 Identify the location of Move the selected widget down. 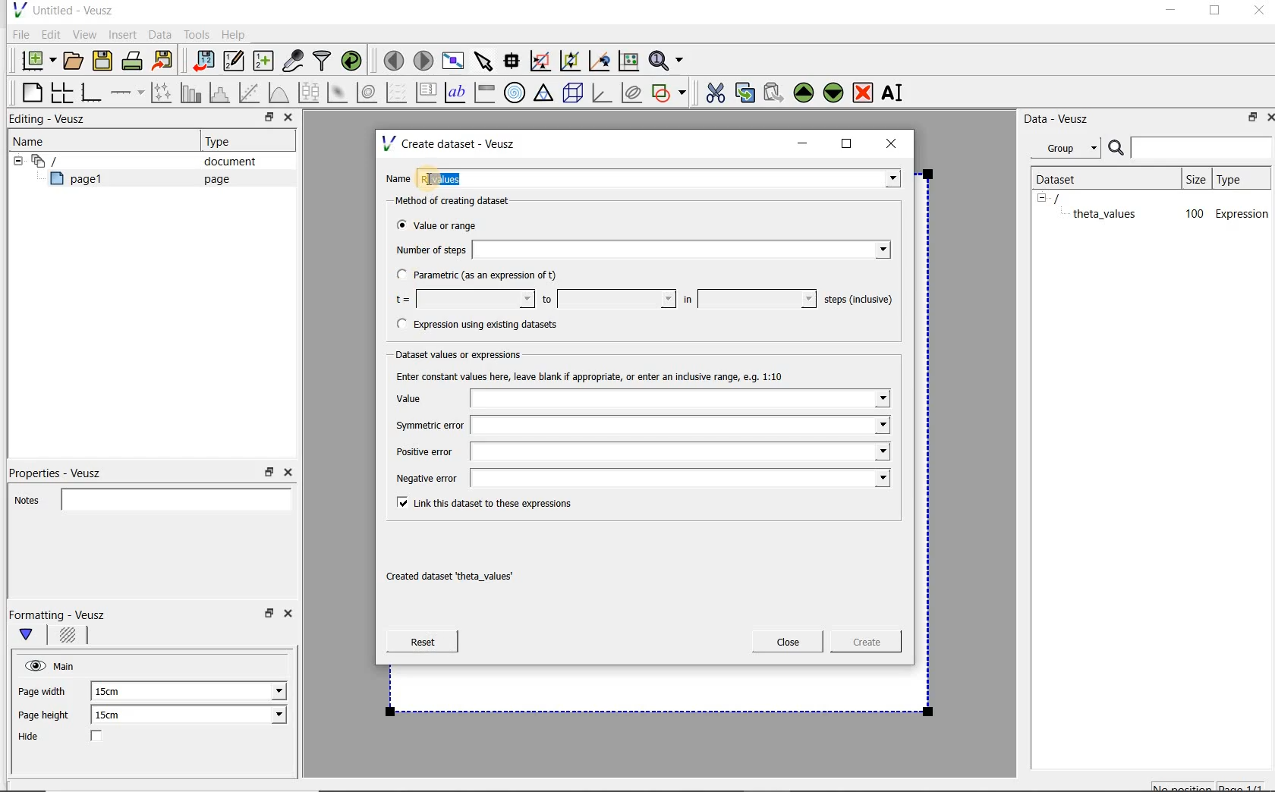
(834, 92).